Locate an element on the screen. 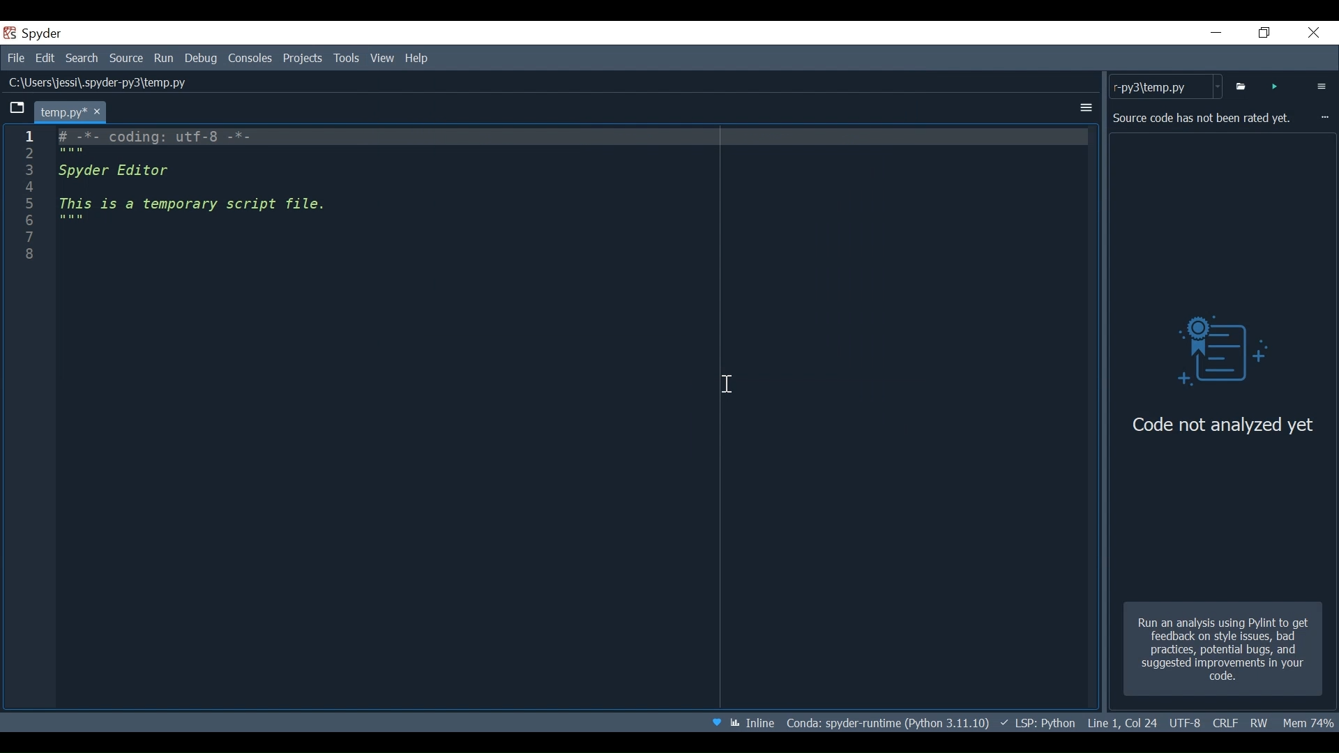 The height and width of the screenshot is (753, 1339). py3(temp.py is located at coordinates (1166, 85).